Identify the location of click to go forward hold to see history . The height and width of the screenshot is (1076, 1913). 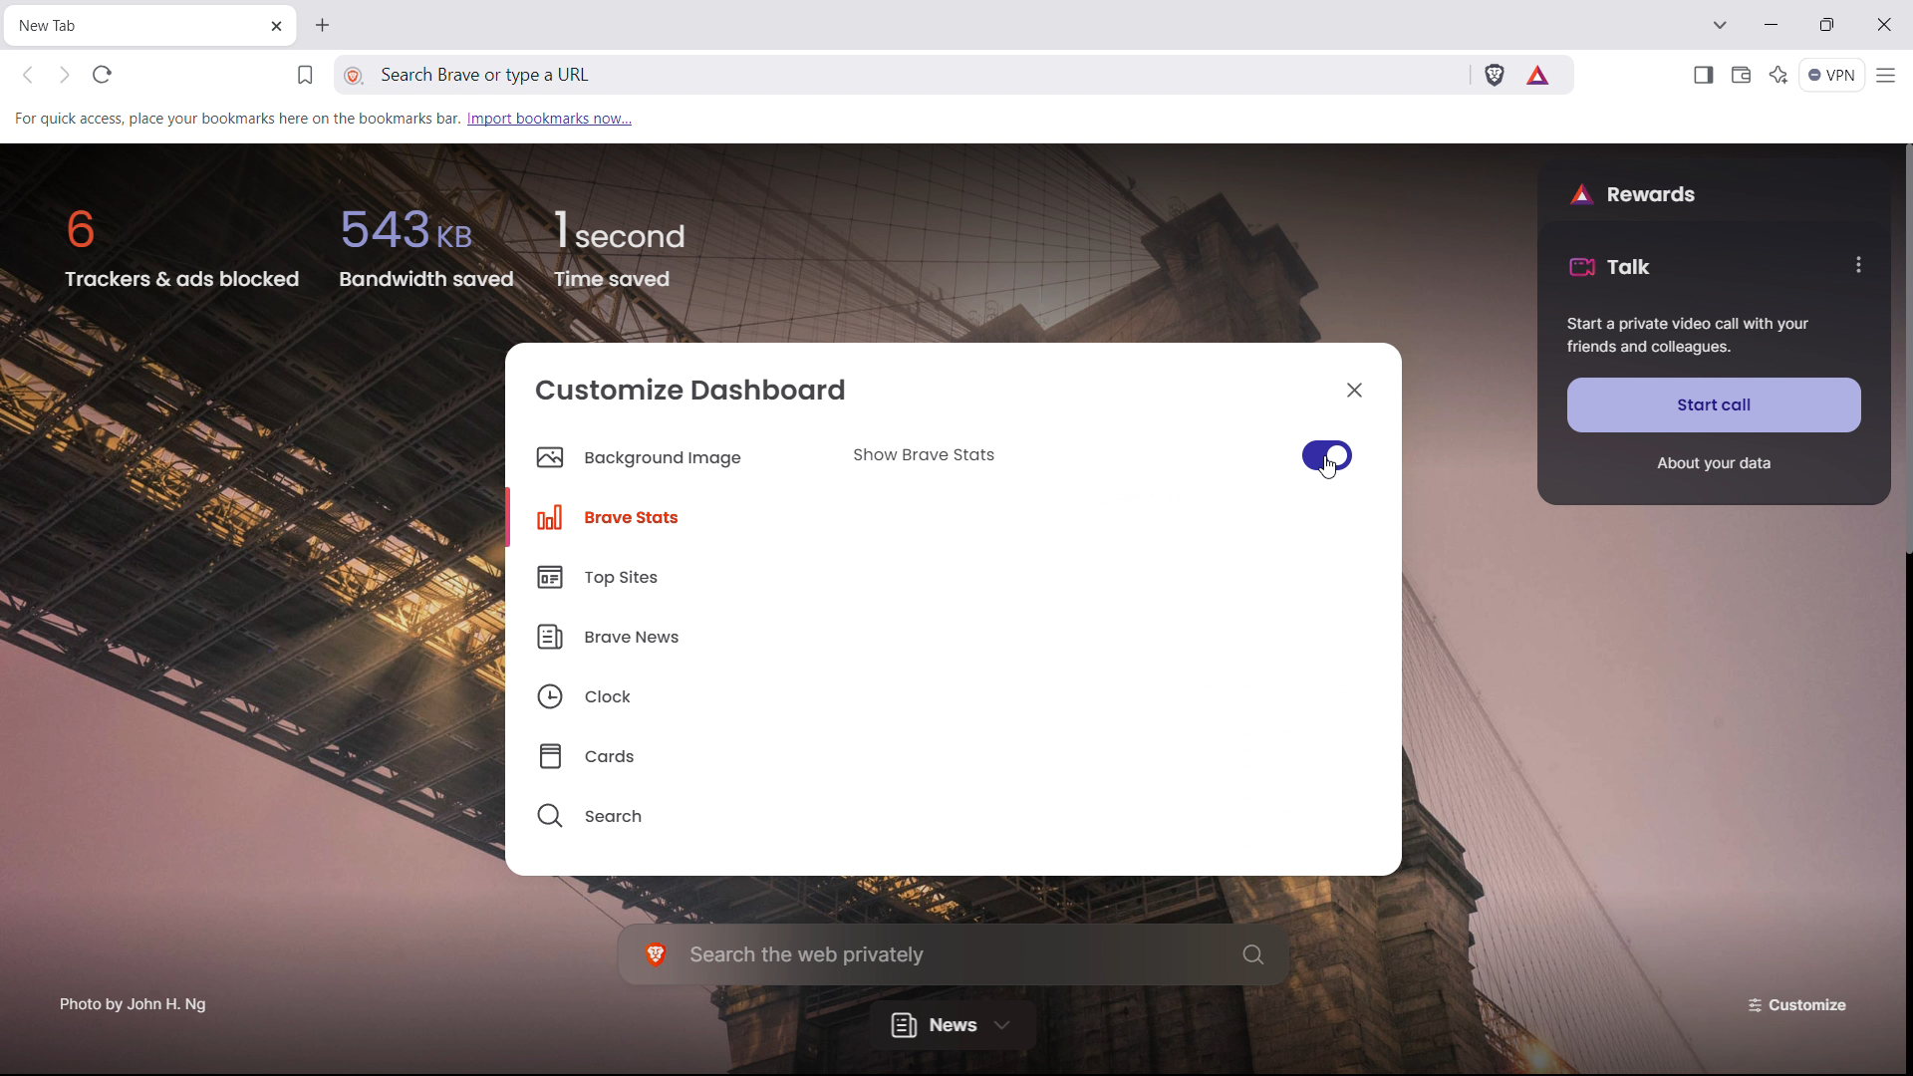
(64, 74).